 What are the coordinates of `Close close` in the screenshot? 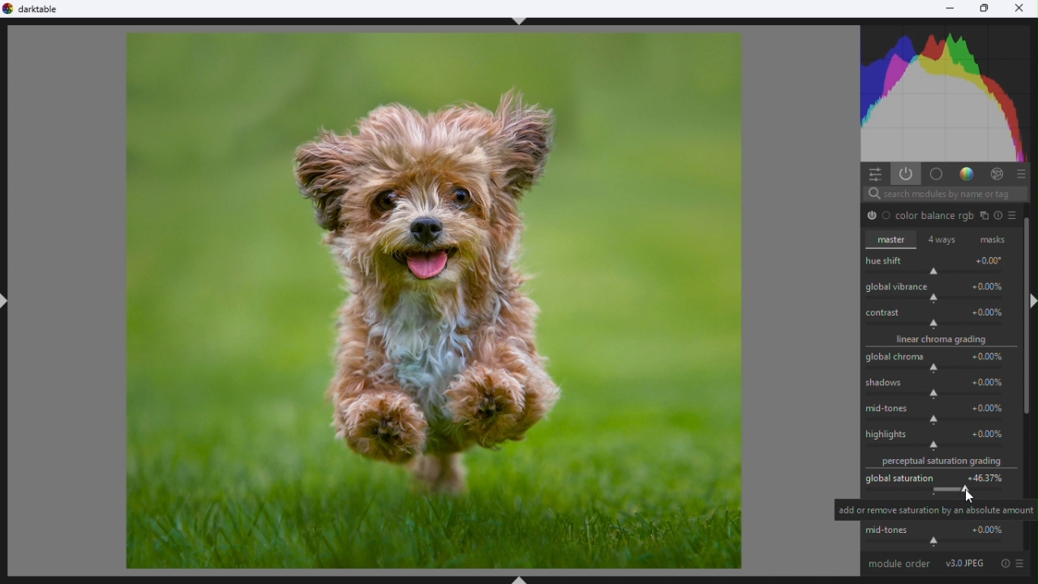 It's located at (1022, 8).